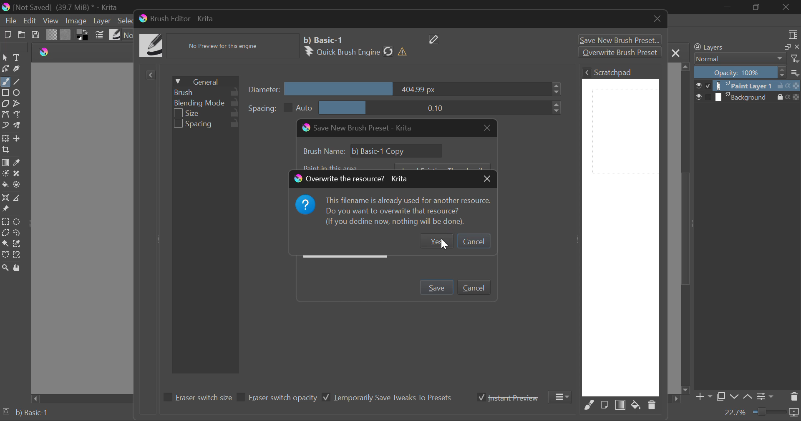  Describe the element at coordinates (5, 244) in the screenshot. I see `Continuous Selection` at that location.